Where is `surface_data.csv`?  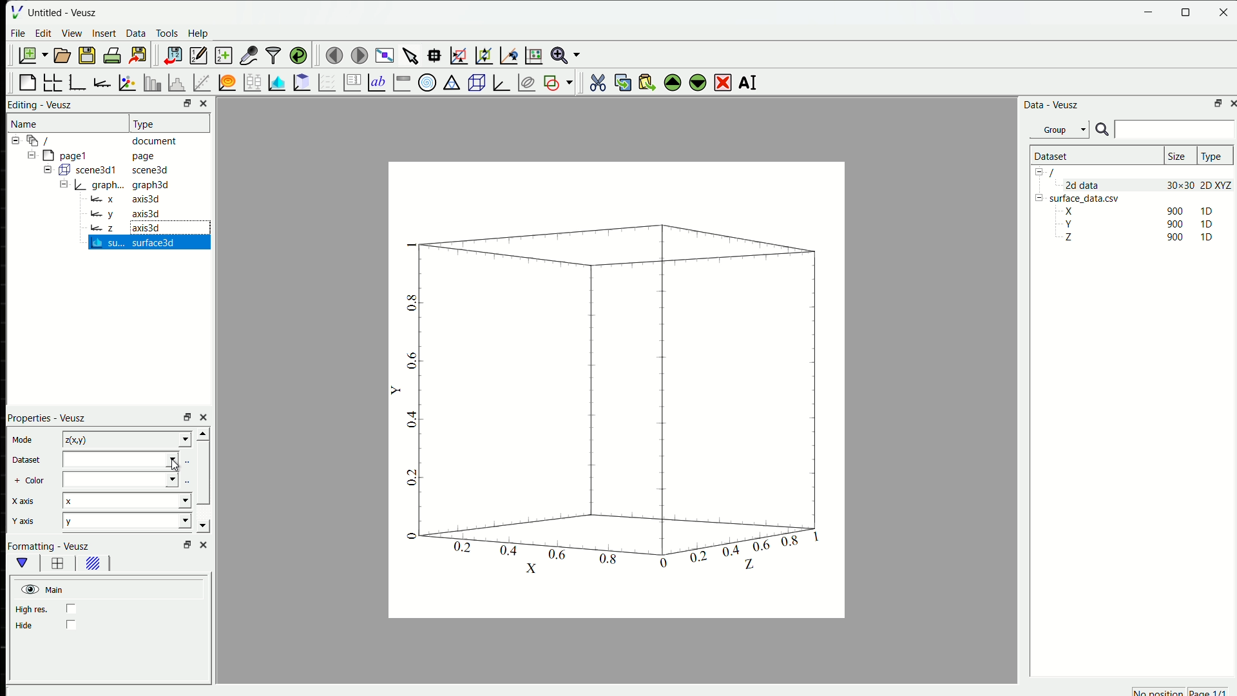
surface_data.csv is located at coordinates (1086, 199).